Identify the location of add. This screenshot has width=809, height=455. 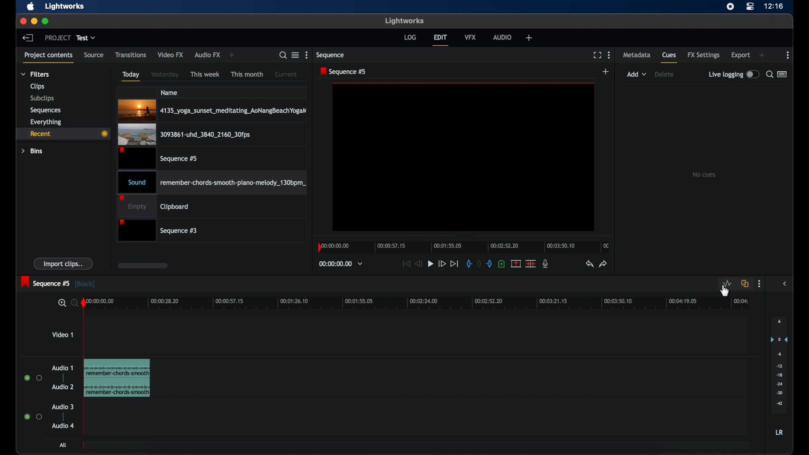
(762, 55).